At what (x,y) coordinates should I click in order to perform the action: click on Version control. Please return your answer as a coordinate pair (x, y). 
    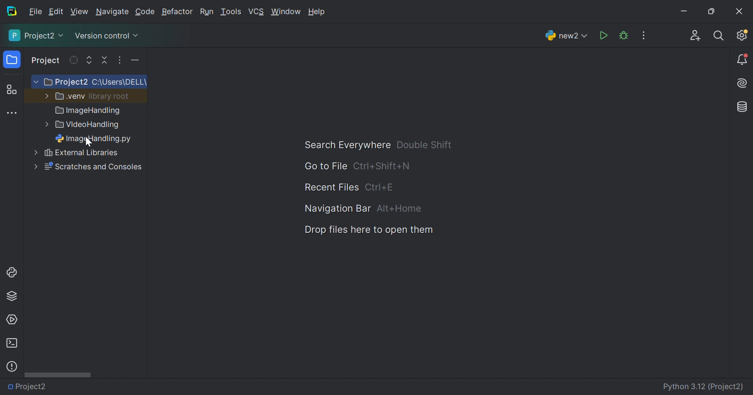
    Looking at the image, I should click on (106, 37).